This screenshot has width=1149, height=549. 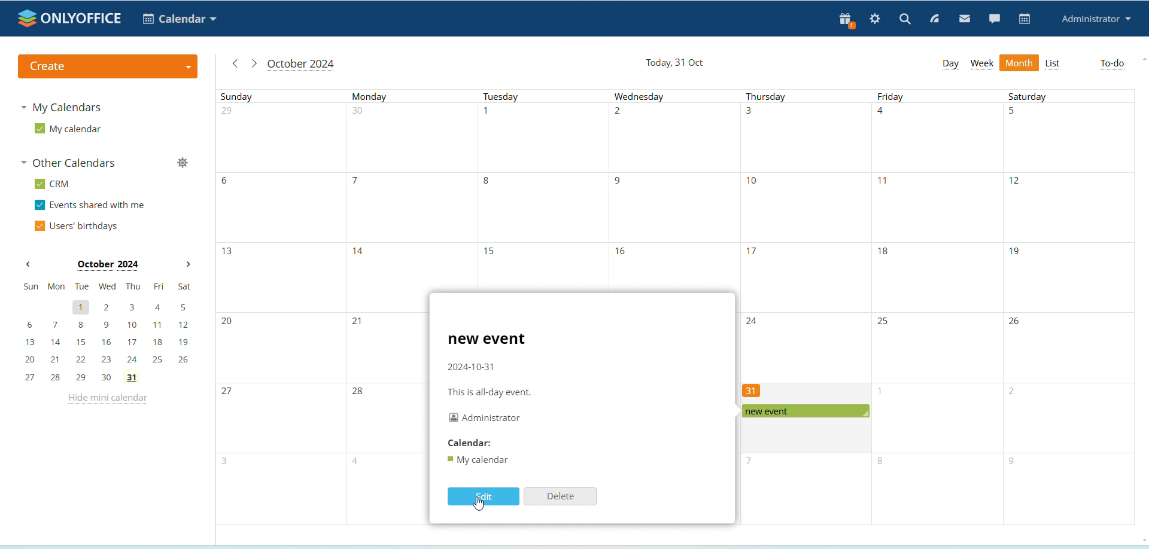 I want to click on Wednesday, so click(x=673, y=188).